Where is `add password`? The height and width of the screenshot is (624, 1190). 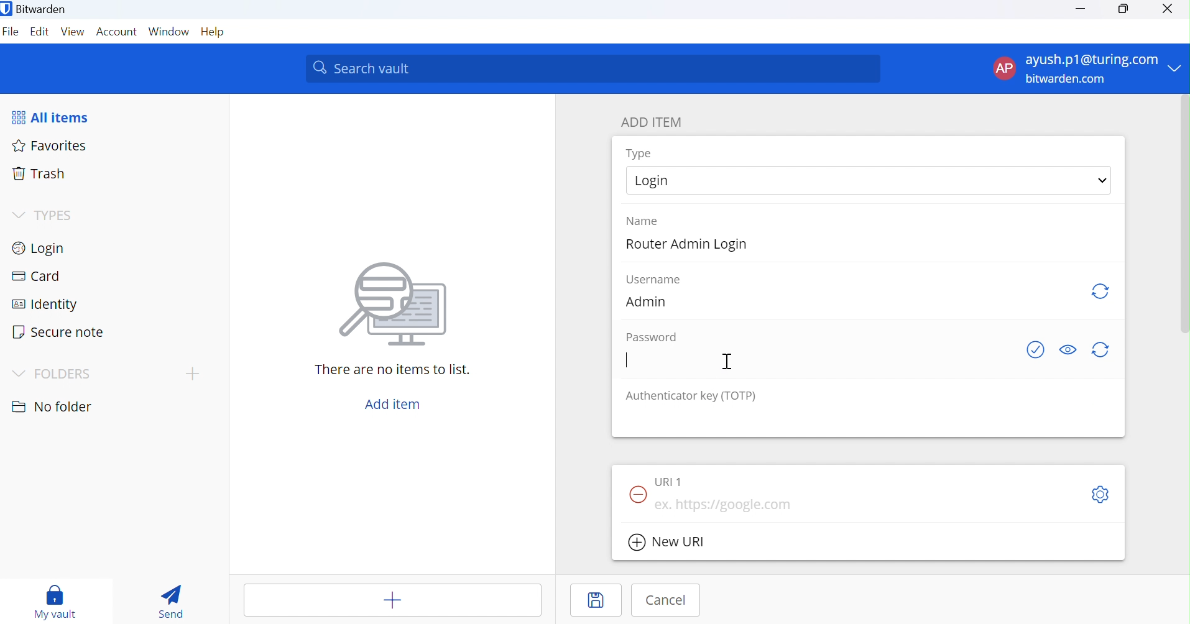 add password is located at coordinates (818, 360).